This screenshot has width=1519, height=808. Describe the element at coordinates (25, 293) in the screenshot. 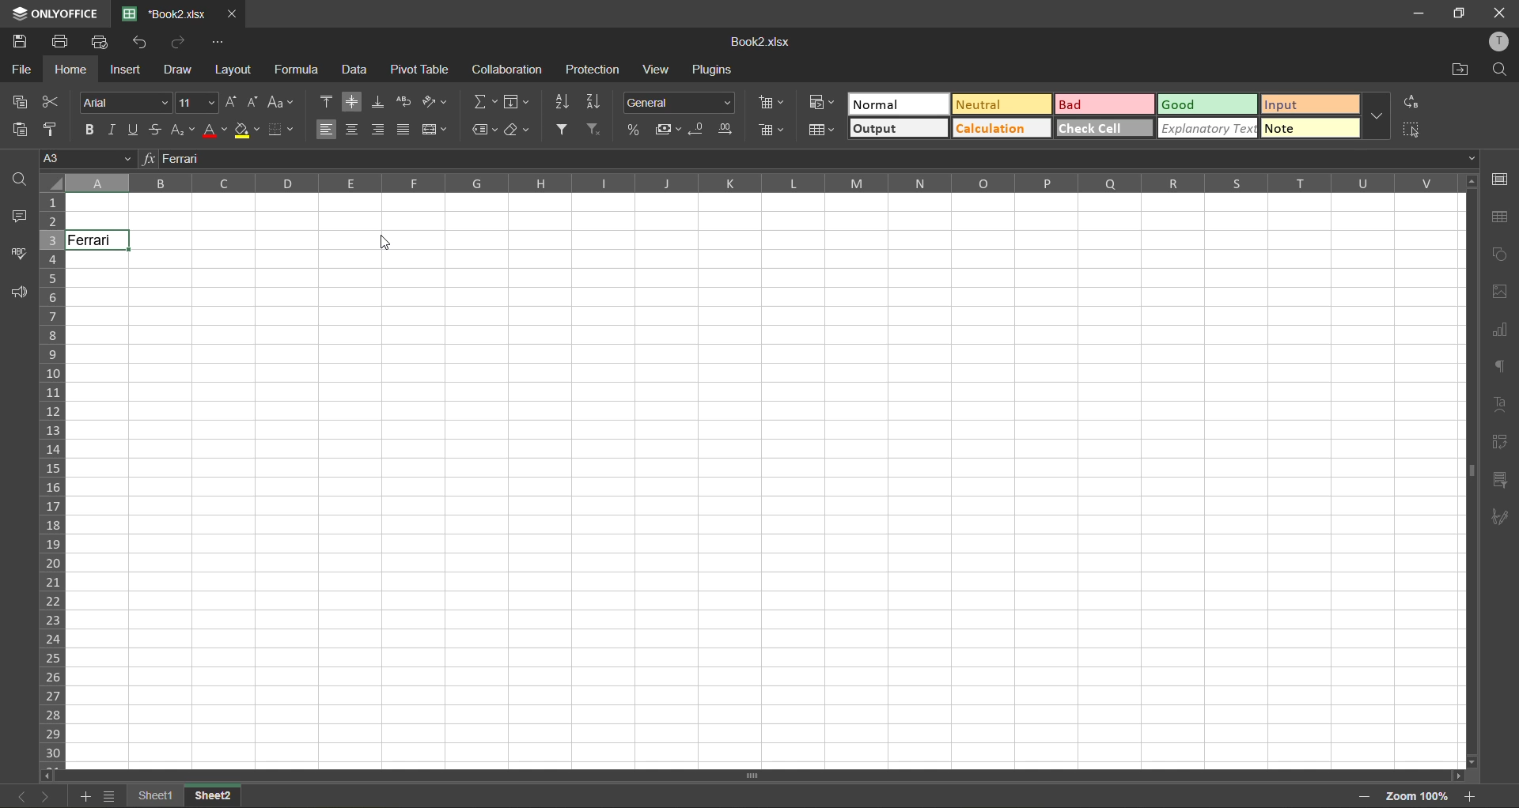

I see `feedback` at that location.